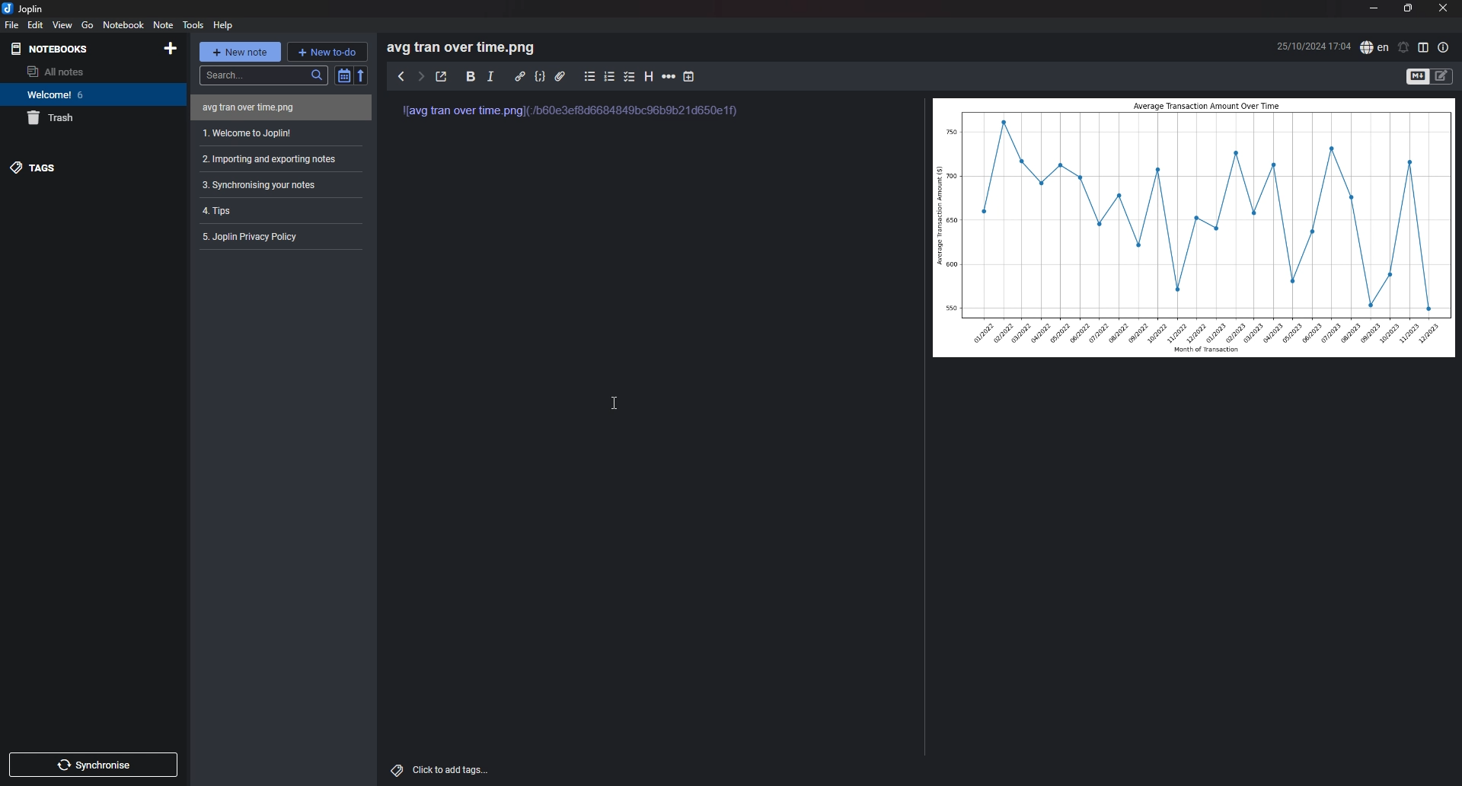  I want to click on toggle editors, so click(1418, 76).